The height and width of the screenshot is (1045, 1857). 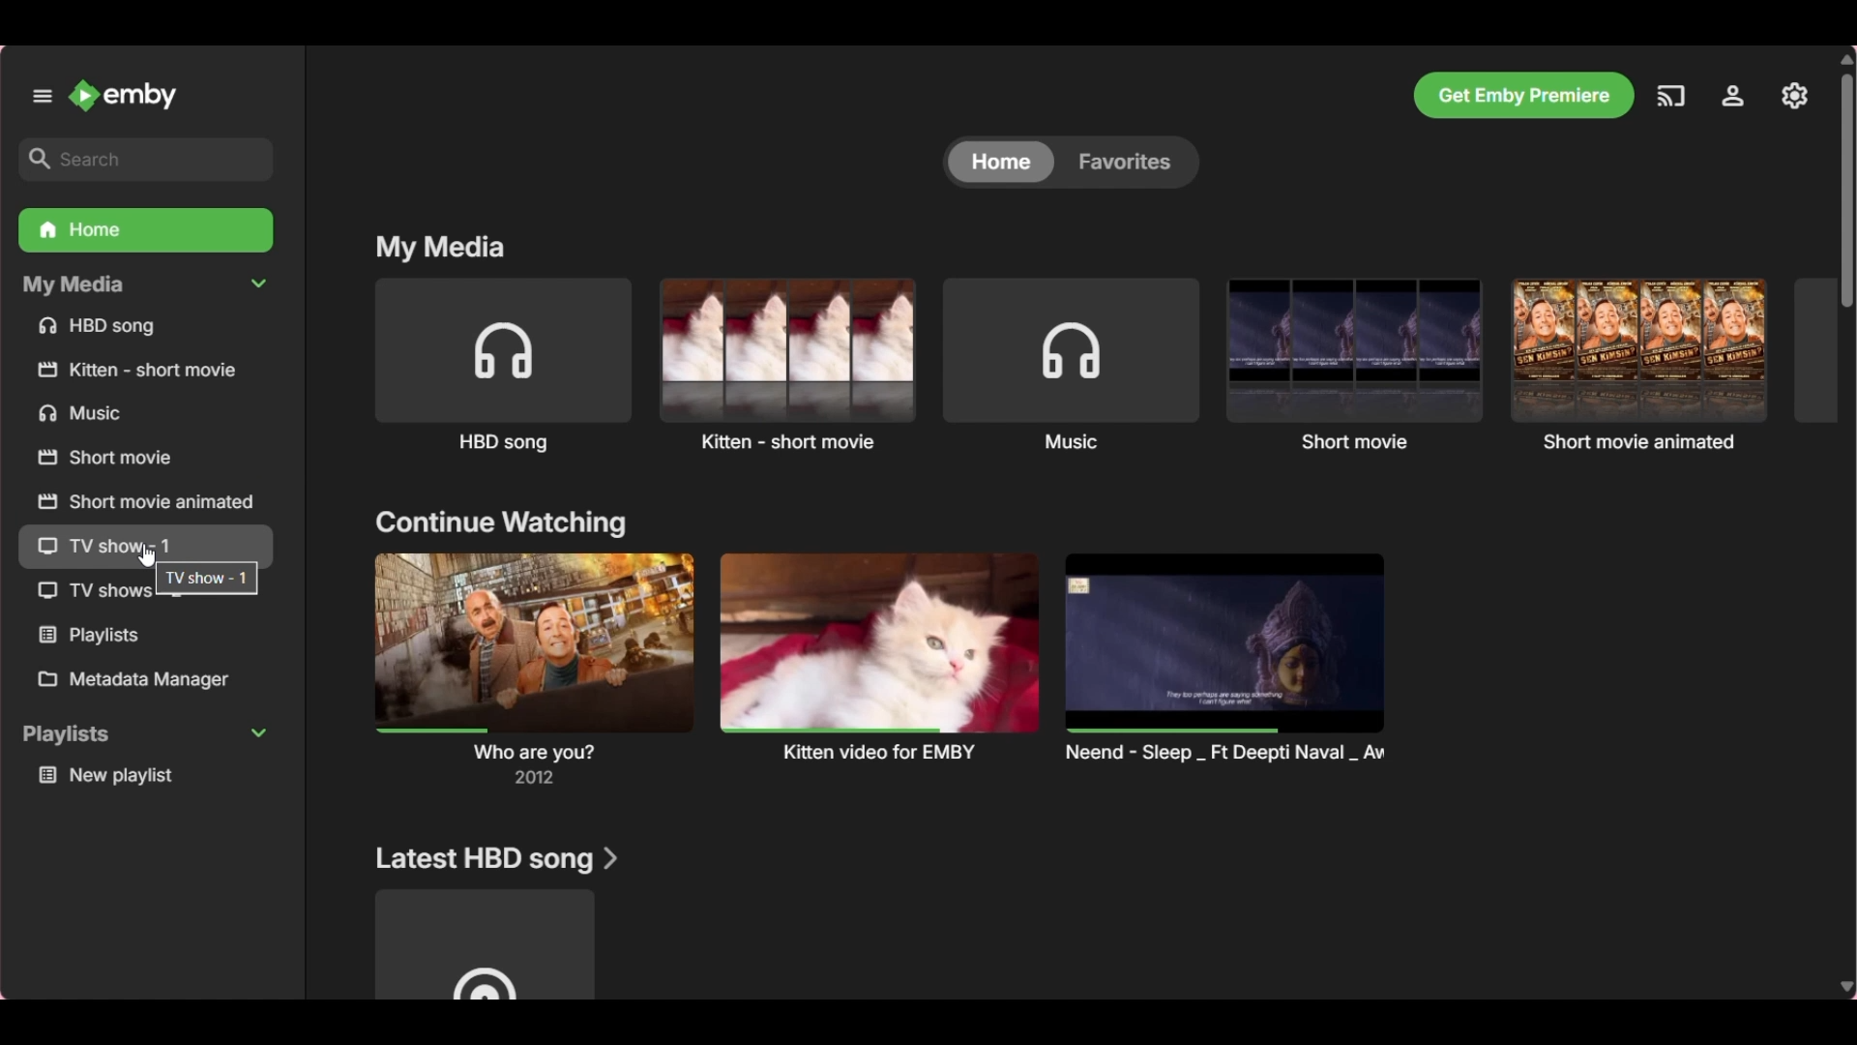 What do you see at coordinates (1846, 59) in the screenshot?
I see `Quick slide to top` at bounding box center [1846, 59].